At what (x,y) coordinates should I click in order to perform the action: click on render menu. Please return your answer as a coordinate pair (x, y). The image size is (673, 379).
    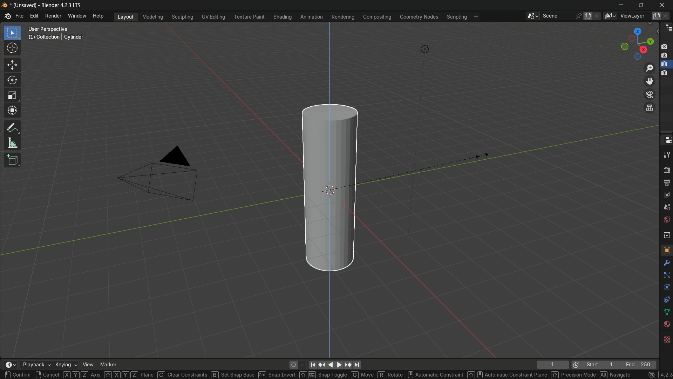
    Looking at the image, I should click on (53, 16).